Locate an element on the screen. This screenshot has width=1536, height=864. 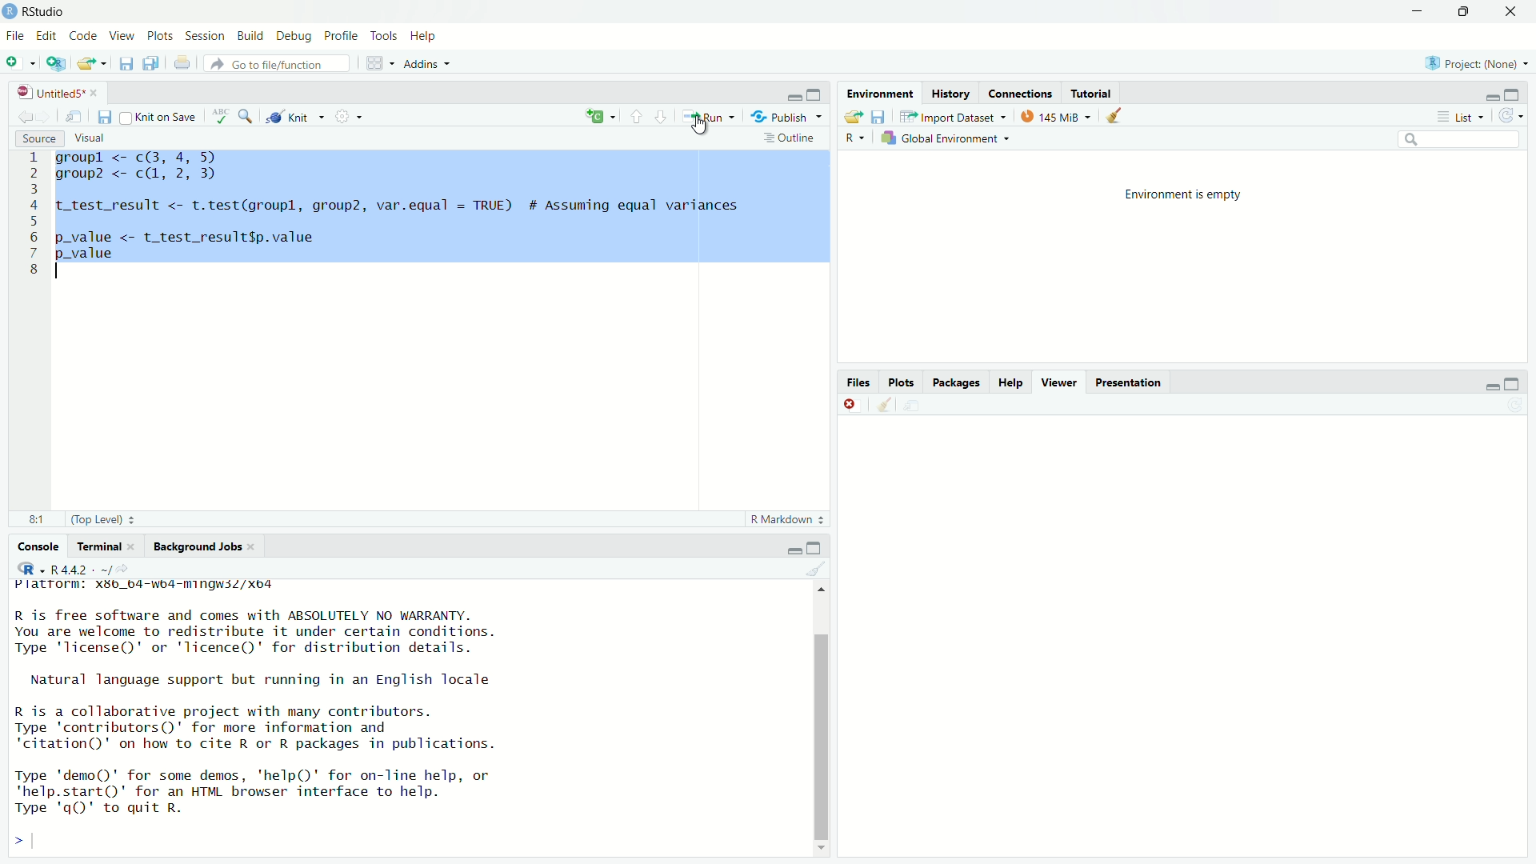
close is located at coordinates (851, 404).